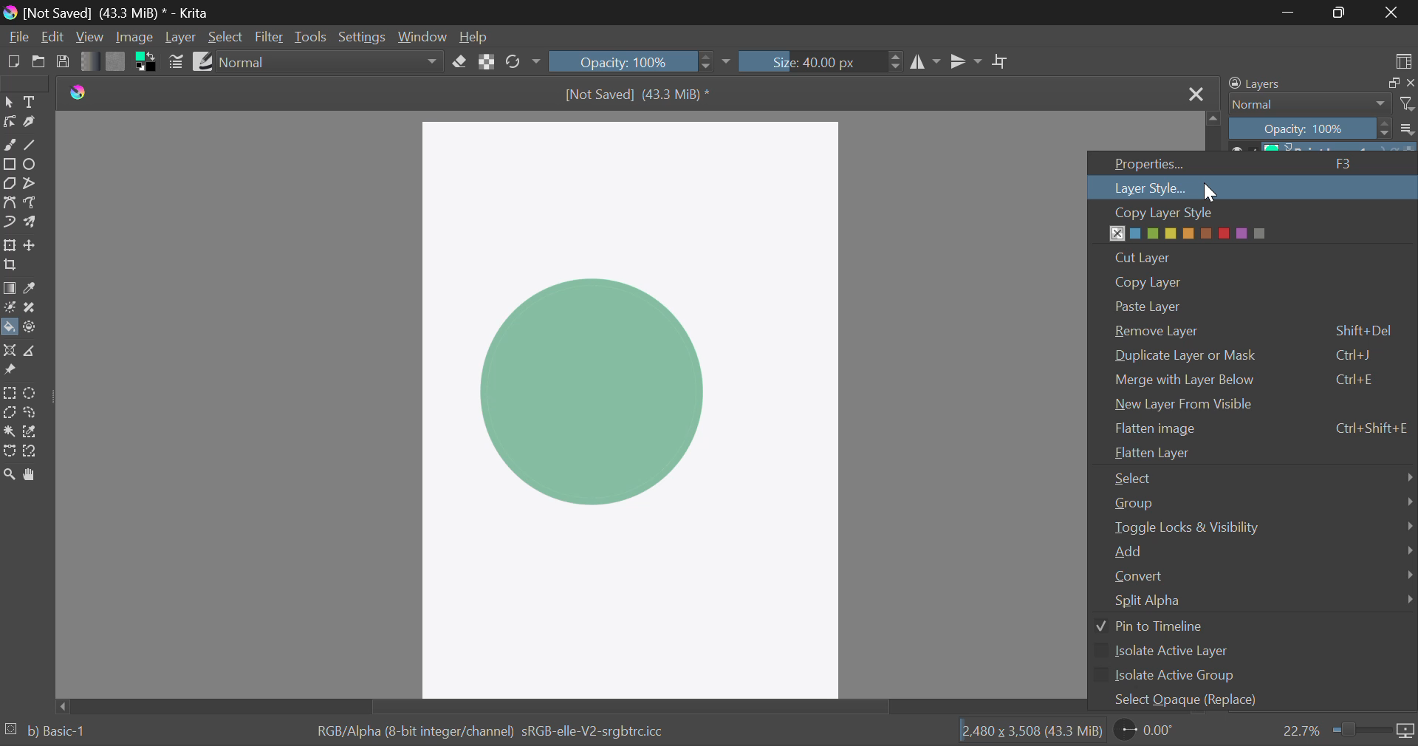 This screenshot has height=746, width=1418. What do you see at coordinates (10, 308) in the screenshot?
I see `Colorize Mask Tool` at bounding box center [10, 308].